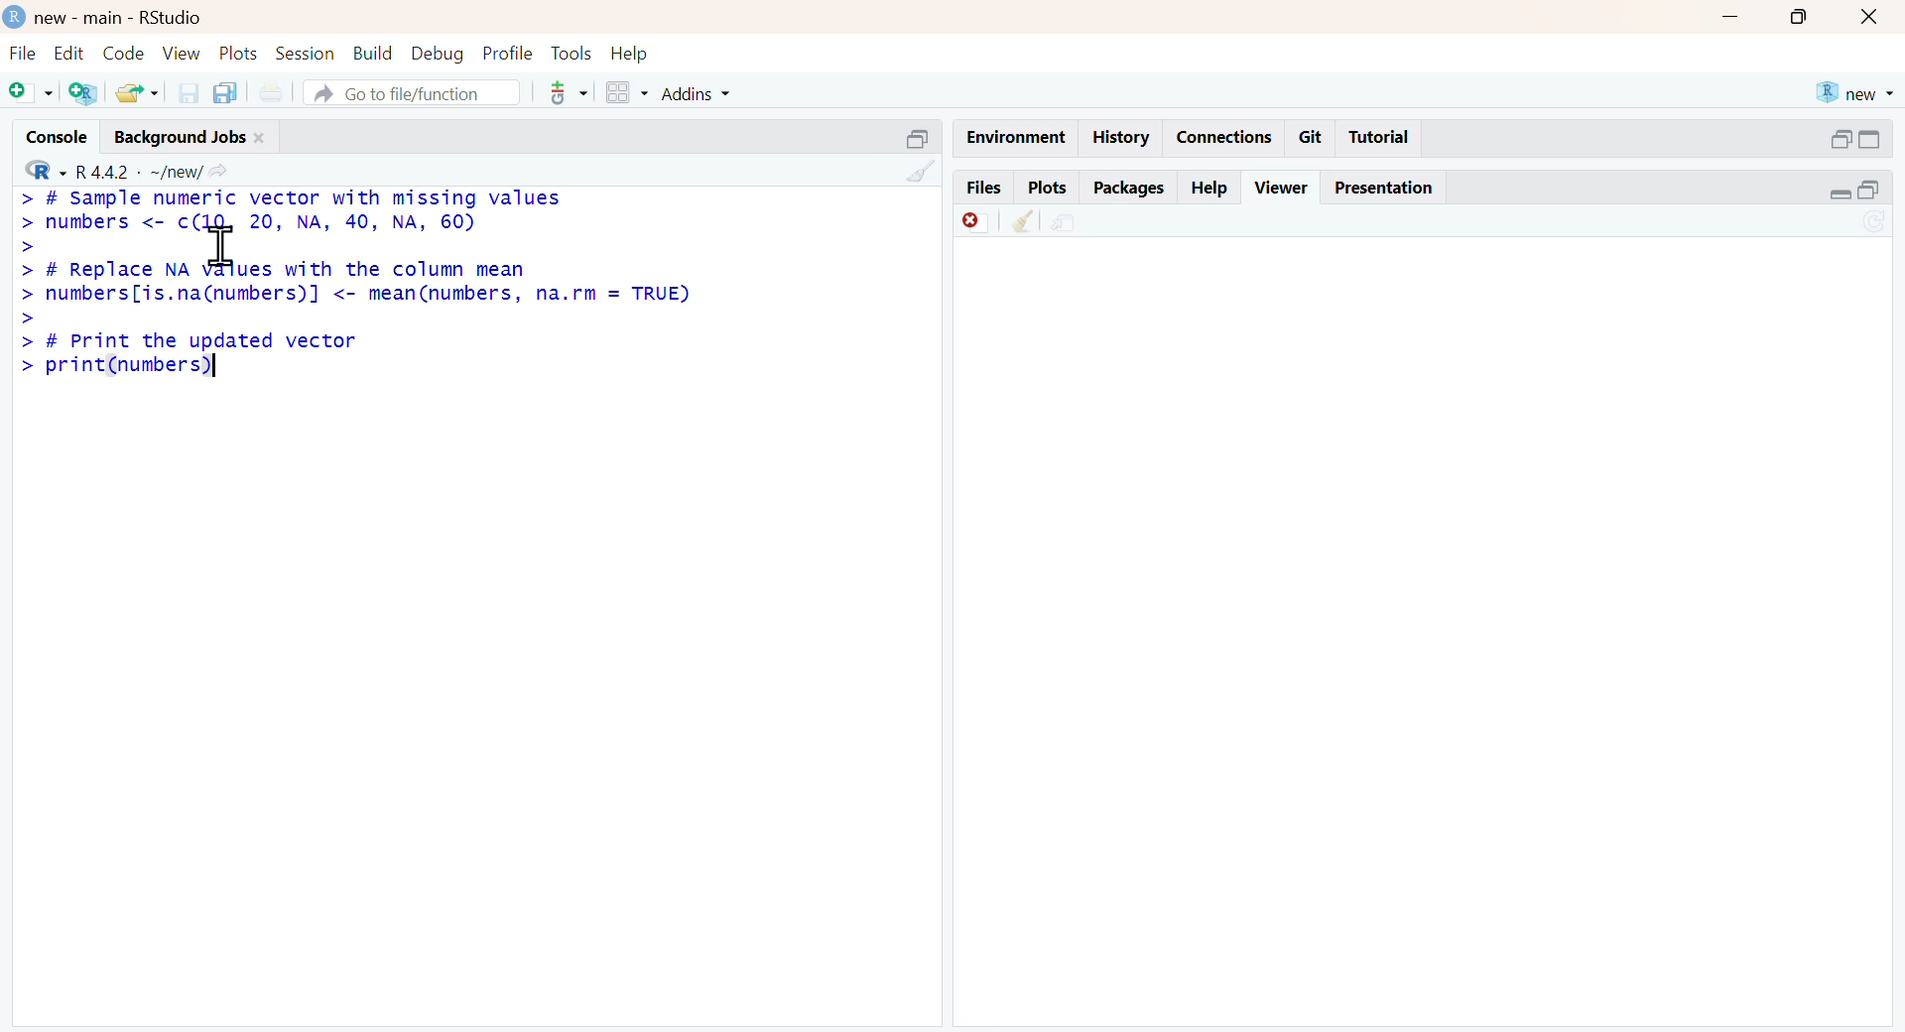 The image size is (1905, 1032). What do you see at coordinates (975, 222) in the screenshot?
I see `Discard ` at bounding box center [975, 222].